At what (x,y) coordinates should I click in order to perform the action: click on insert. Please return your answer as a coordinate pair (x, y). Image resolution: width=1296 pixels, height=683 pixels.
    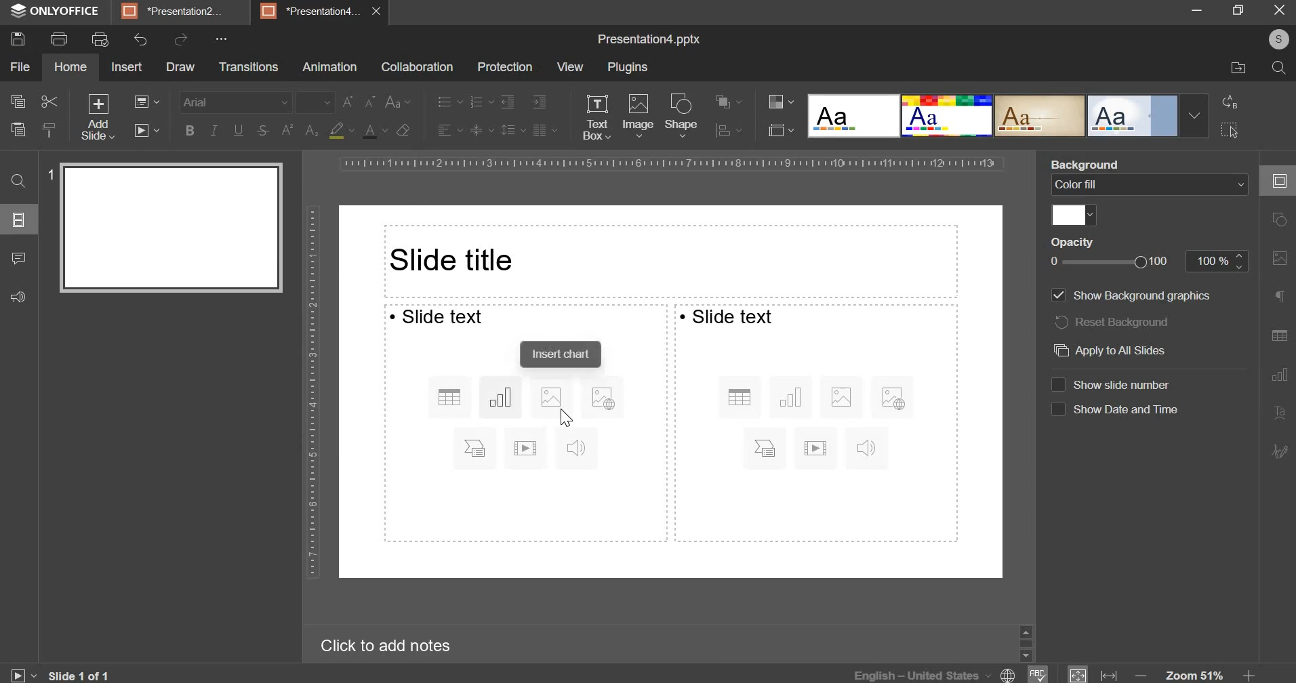
    Looking at the image, I should click on (127, 68).